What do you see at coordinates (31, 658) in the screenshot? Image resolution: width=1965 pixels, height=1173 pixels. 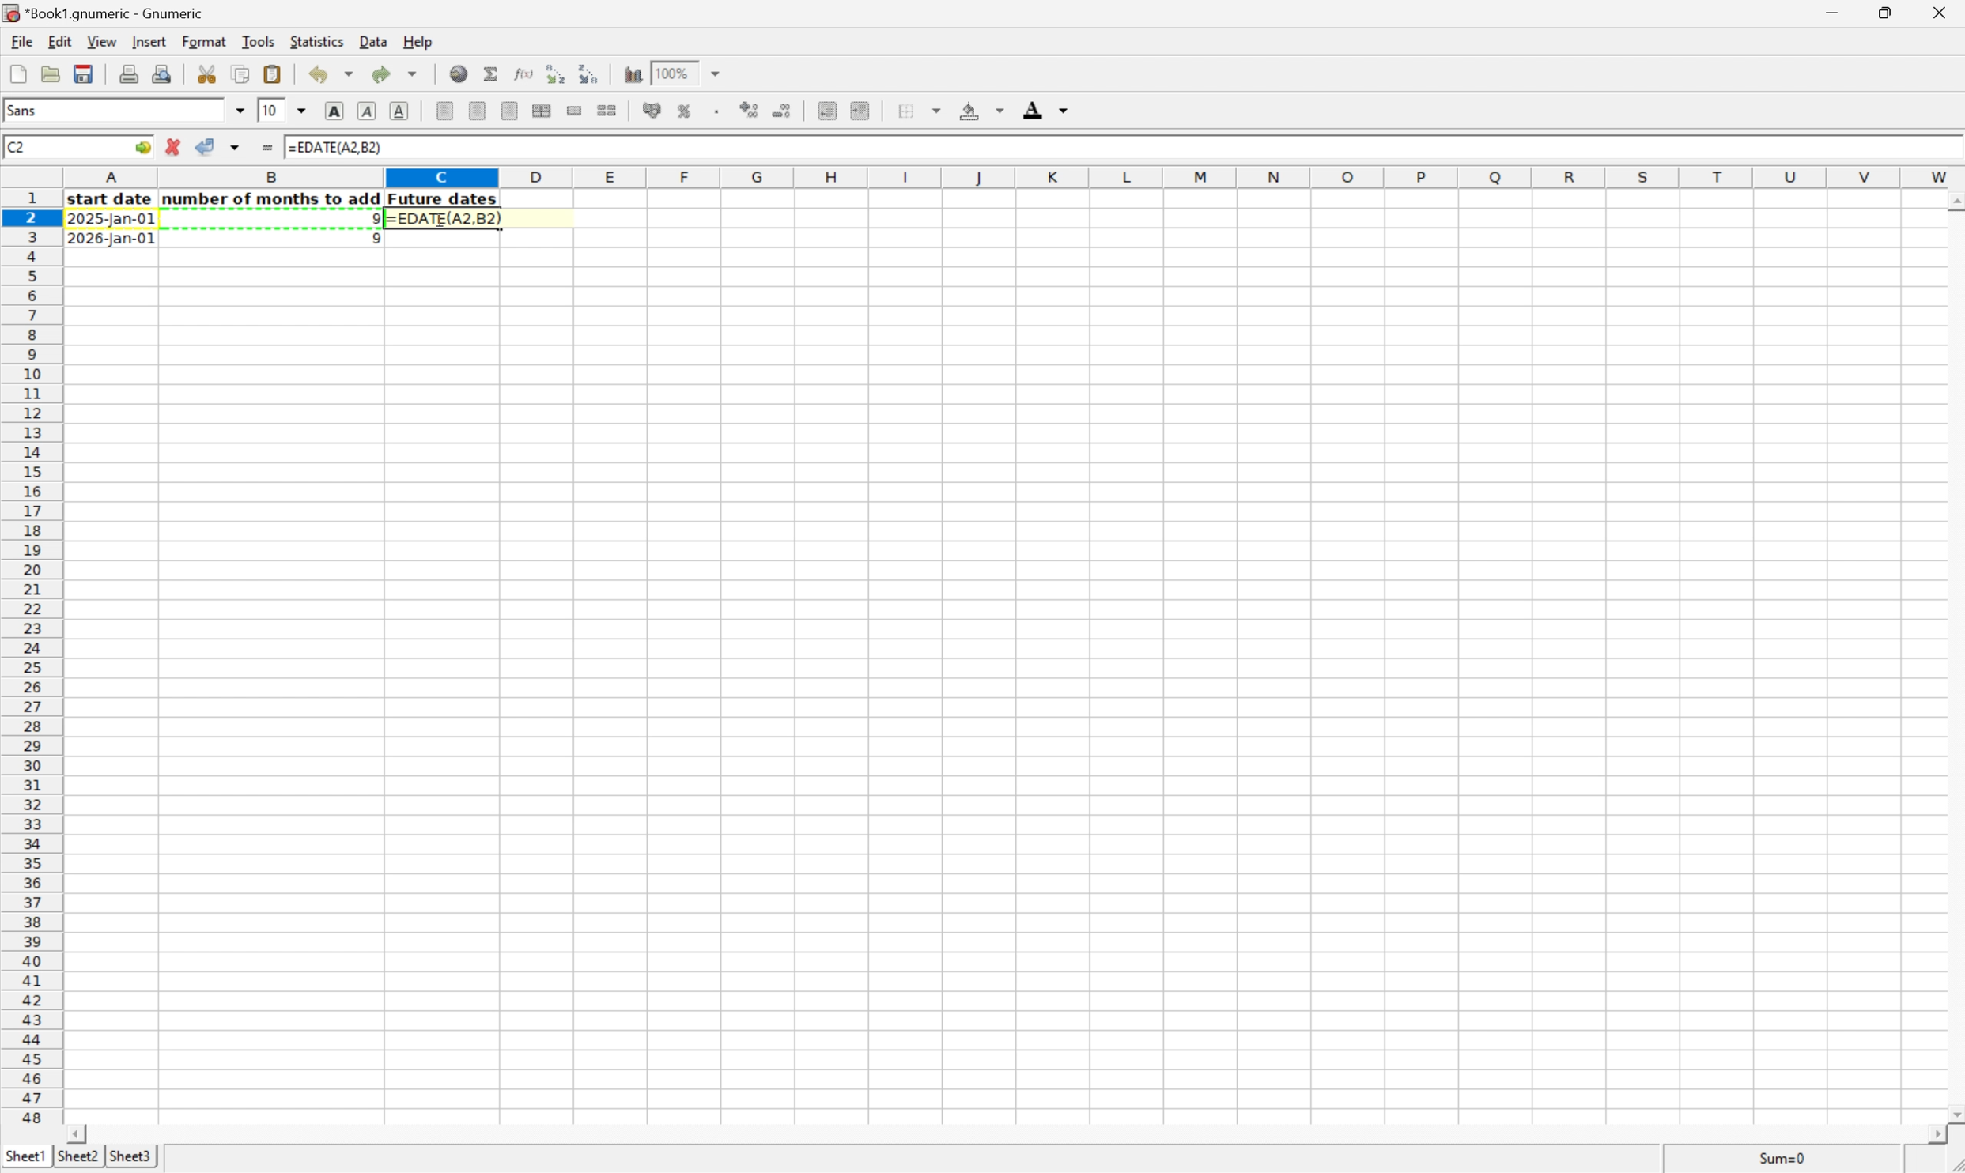 I see `Row numbers` at bounding box center [31, 658].